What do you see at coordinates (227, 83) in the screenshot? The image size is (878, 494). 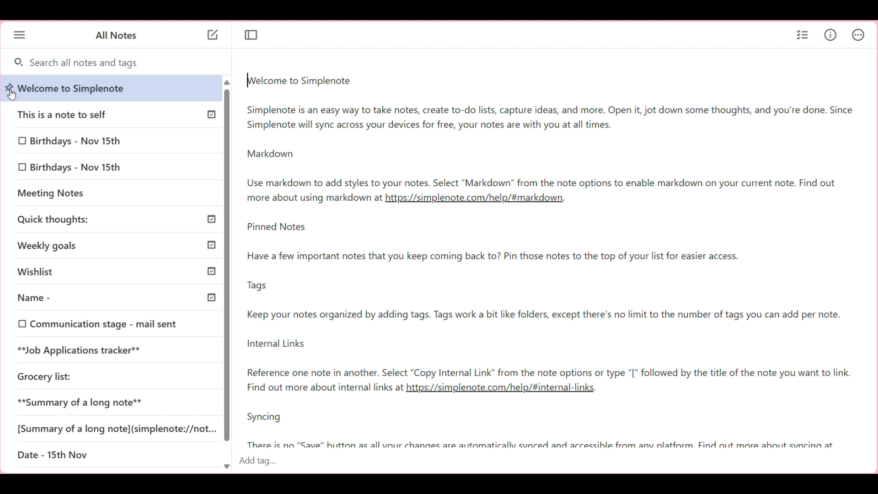 I see `quick slide to top` at bounding box center [227, 83].